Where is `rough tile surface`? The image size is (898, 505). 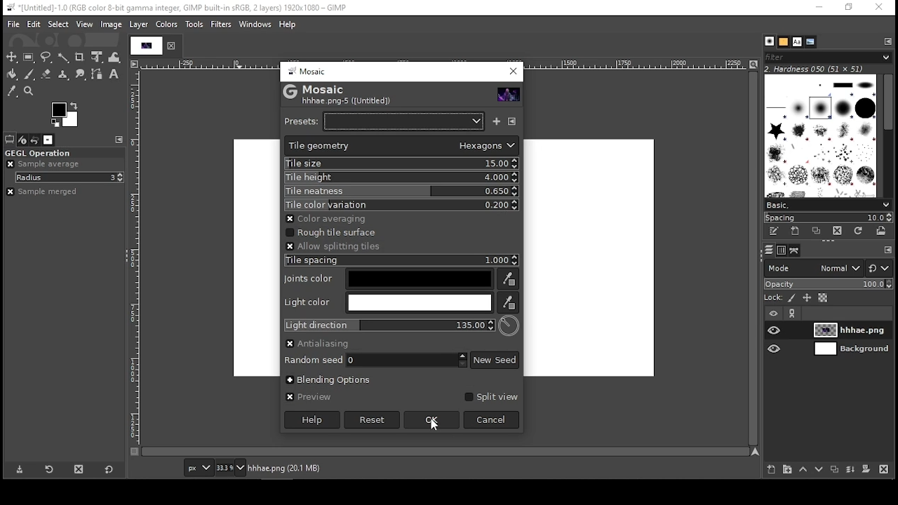 rough tile surface is located at coordinates (333, 233).